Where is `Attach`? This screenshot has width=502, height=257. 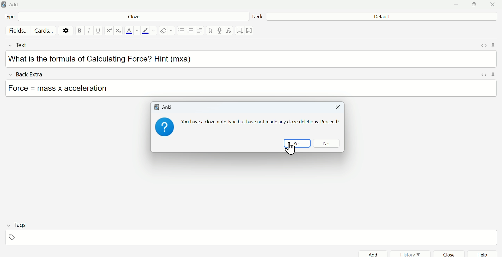
Attach is located at coordinates (211, 30).